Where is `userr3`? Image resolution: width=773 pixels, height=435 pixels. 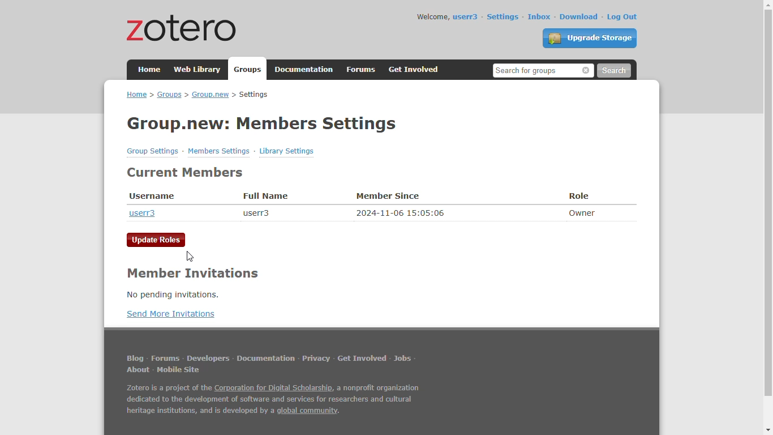
userr3 is located at coordinates (142, 213).